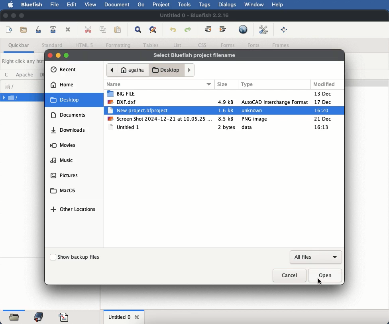 This screenshot has width=389, height=324. What do you see at coordinates (194, 55) in the screenshot?
I see `select bluefish project filename` at bounding box center [194, 55].